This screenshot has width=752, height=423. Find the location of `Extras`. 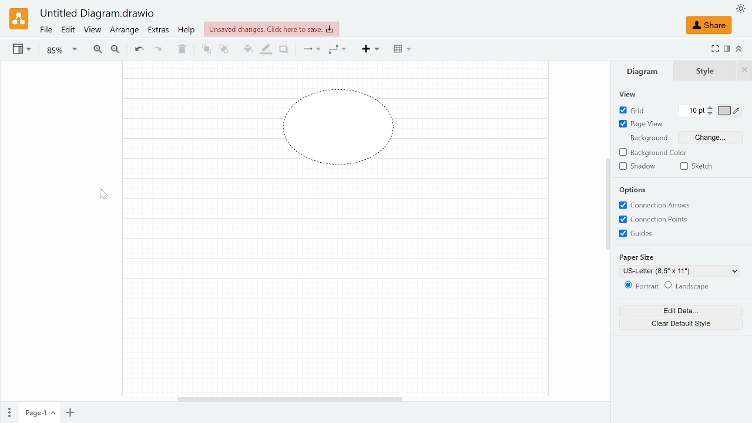

Extras is located at coordinates (159, 31).